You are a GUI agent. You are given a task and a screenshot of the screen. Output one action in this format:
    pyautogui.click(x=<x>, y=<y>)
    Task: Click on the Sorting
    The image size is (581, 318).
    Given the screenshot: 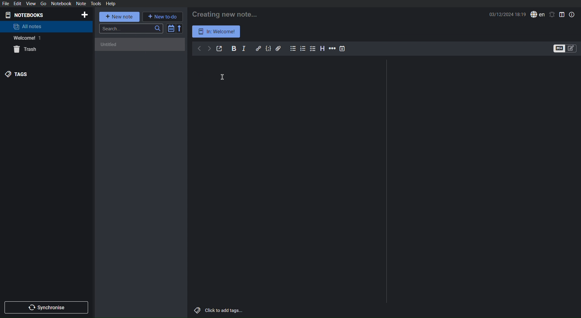 What is the action you would take?
    pyautogui.click(x=175, y=28)
    